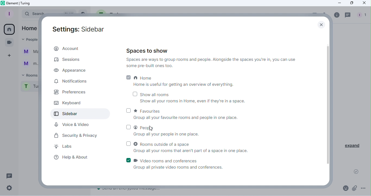  I want to click on Home, so click(181, 80).